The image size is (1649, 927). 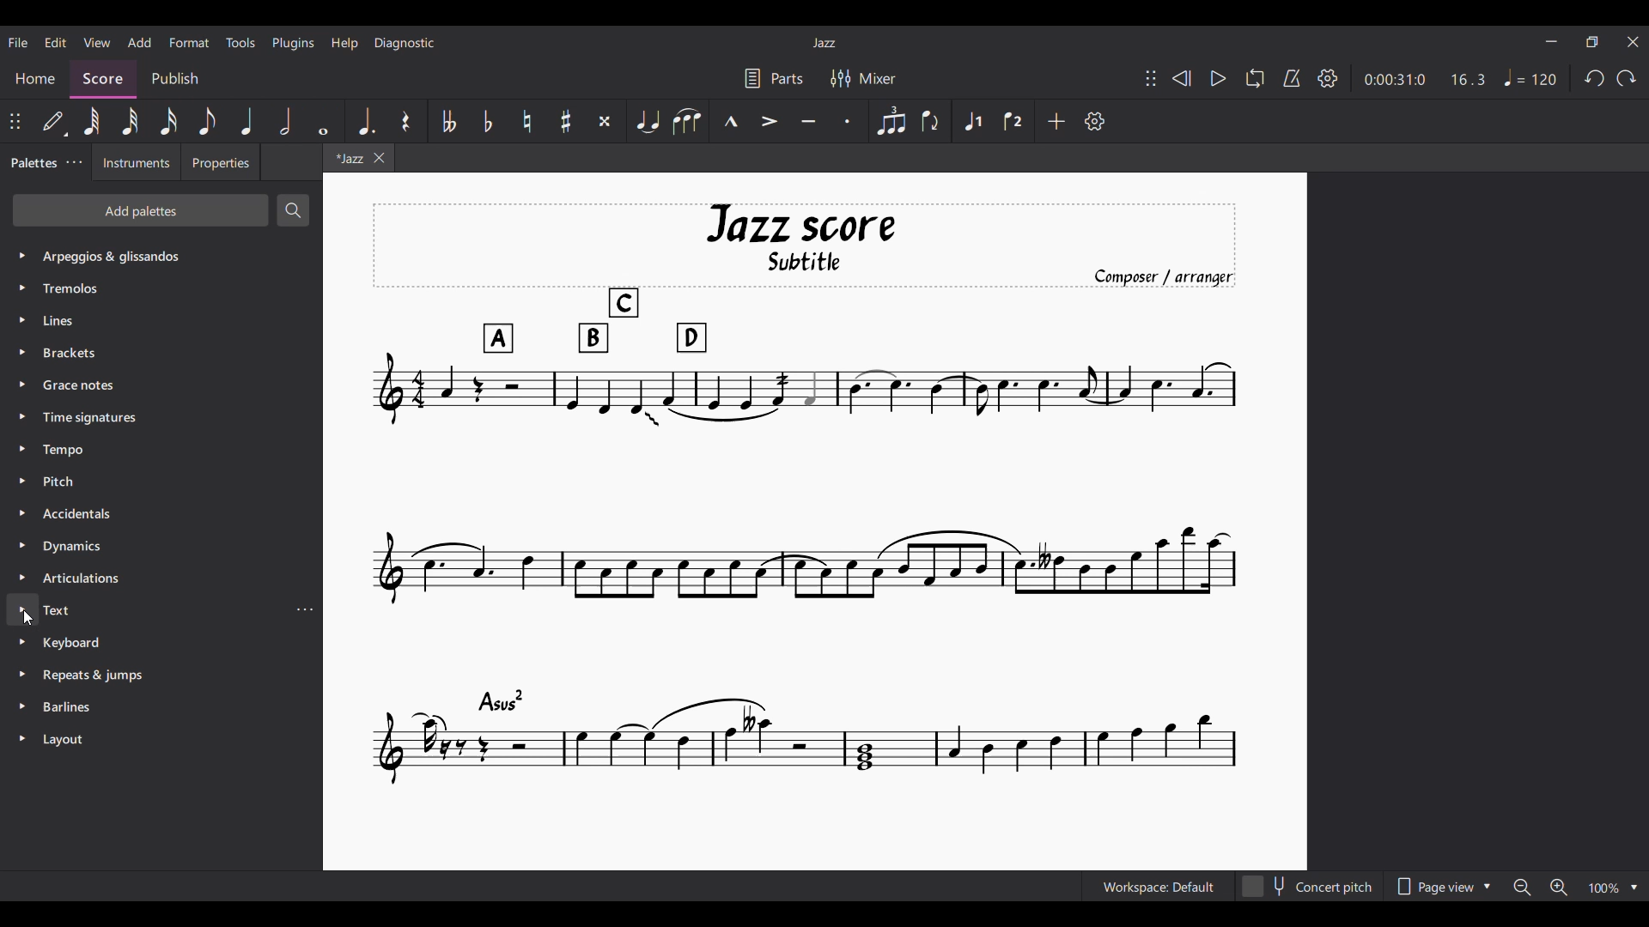 What do you see at coordinates (81, 514) in the screenshot?
I see `` at bounding box center [81, 514].